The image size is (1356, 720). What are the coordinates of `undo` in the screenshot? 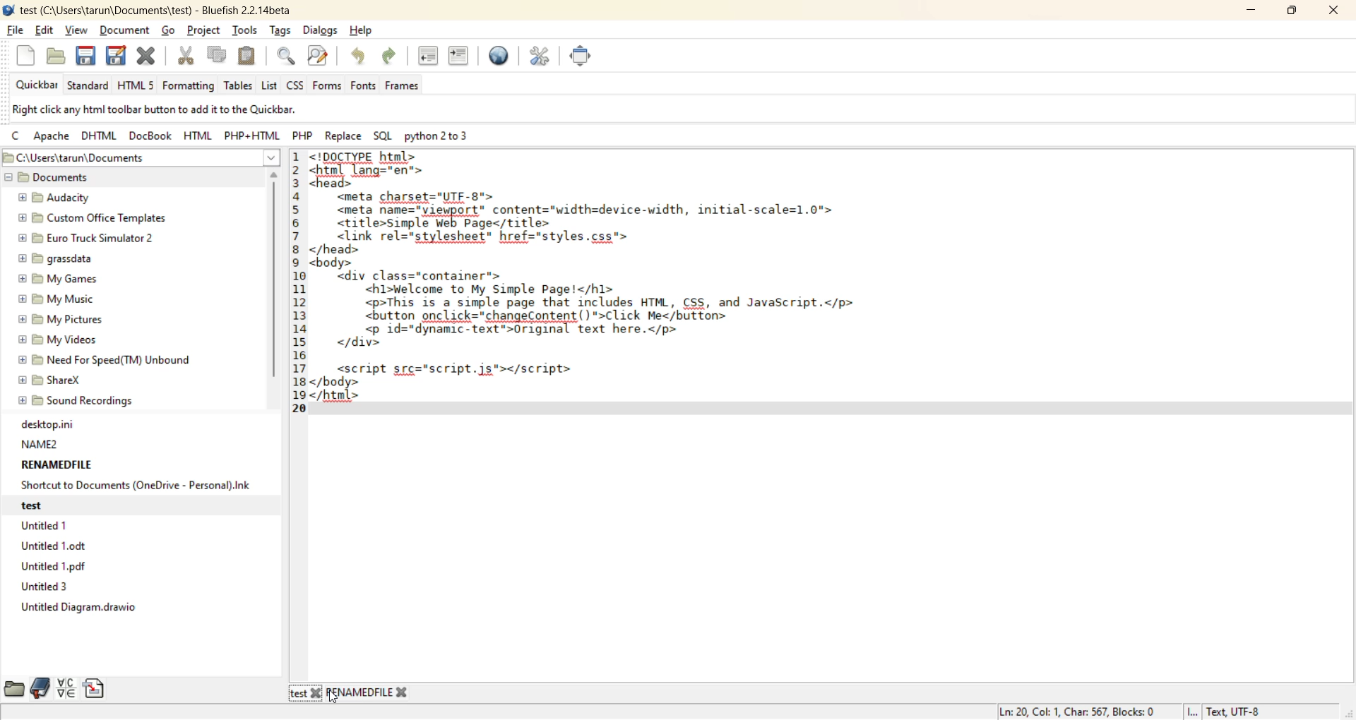 It's located at (360, 57).